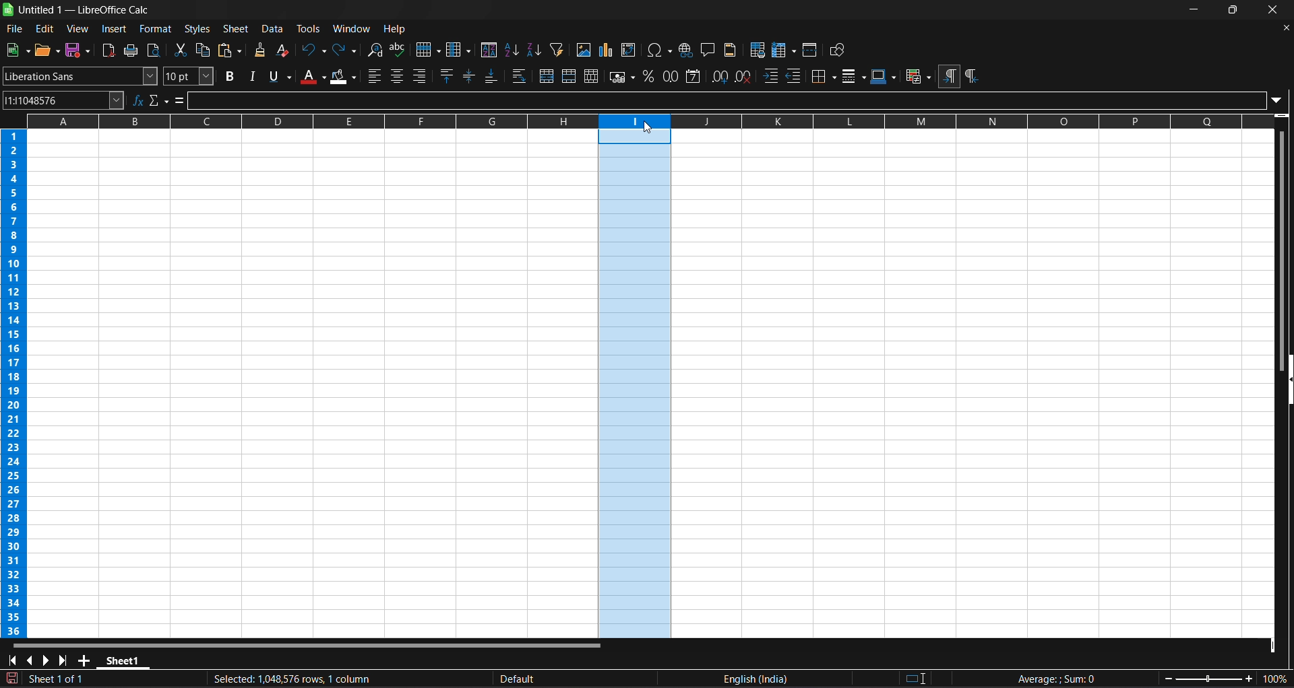 This screenshot has height=688, width=1294. I want to click on align top, so click(448, 76).